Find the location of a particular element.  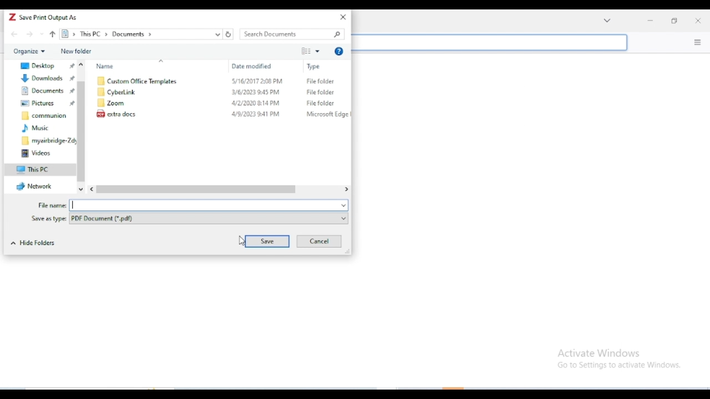

search documents is located at coordinates (292, 34).